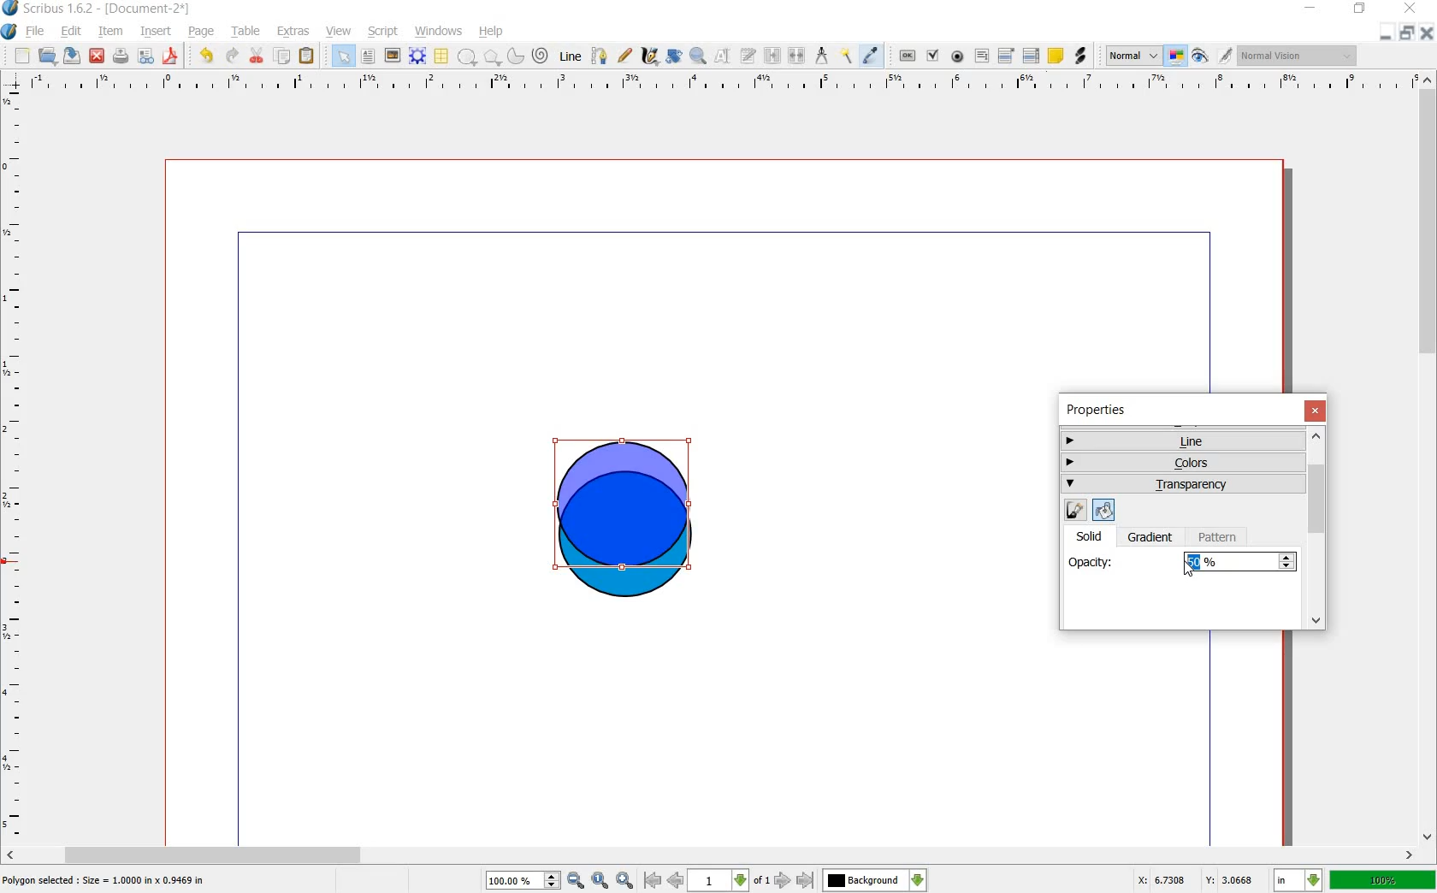  What do you see at coordinates (540, 56) in the screenshot?
I see `spiral` at bounding box center [540, 56].